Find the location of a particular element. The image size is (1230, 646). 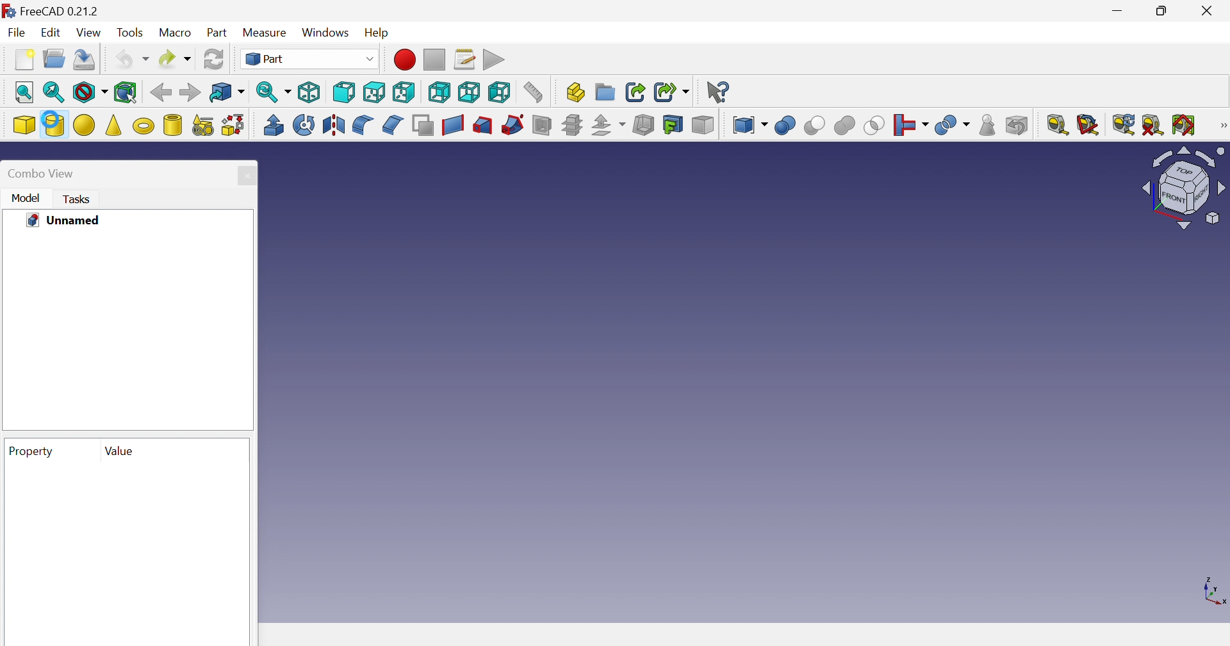

File is located at coordinates (15, 31).